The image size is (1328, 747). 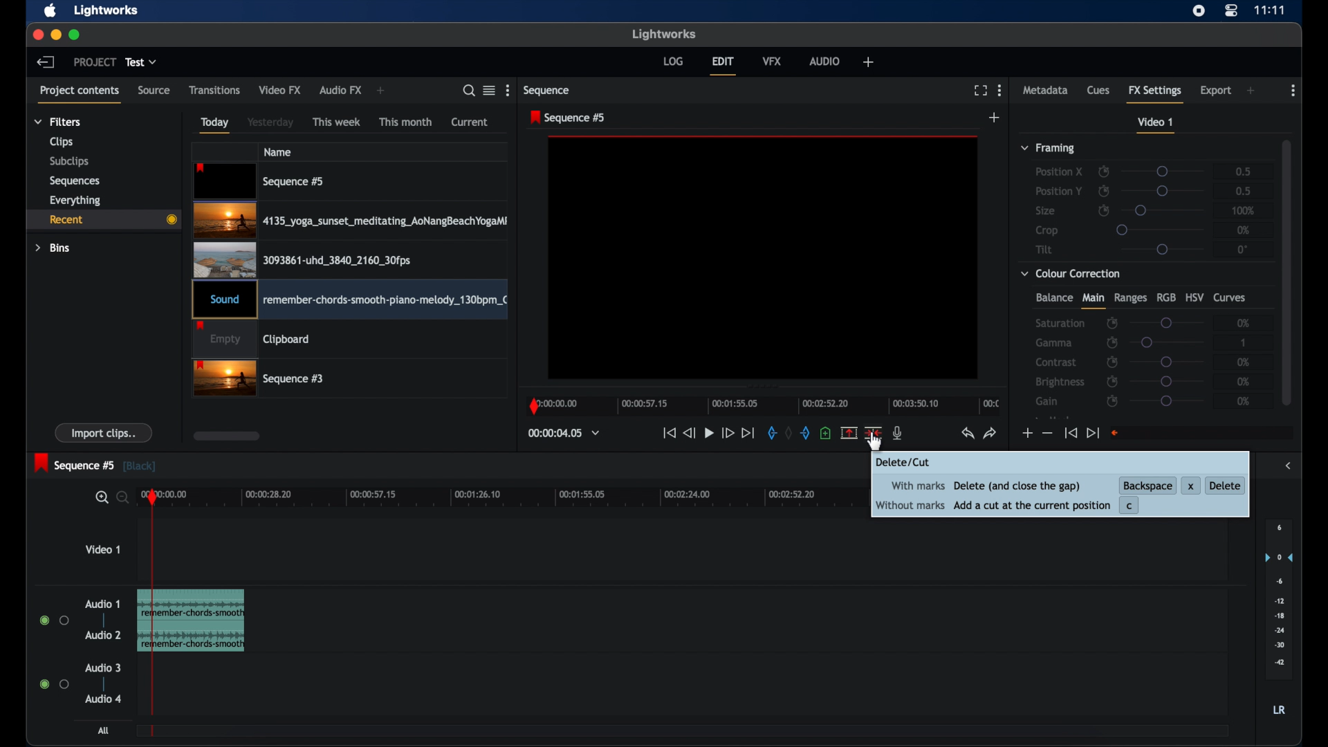 What do you see at coordinates (341, 91) in the screenshot?
I see `audio fx` at bounding box center [341, 91].